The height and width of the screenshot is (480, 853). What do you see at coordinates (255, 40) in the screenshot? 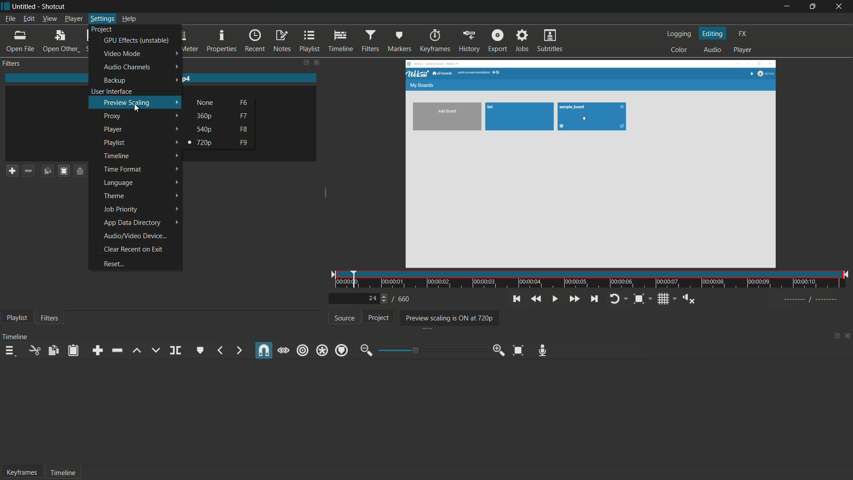
I see `recent` at bounding box center [255, 40].